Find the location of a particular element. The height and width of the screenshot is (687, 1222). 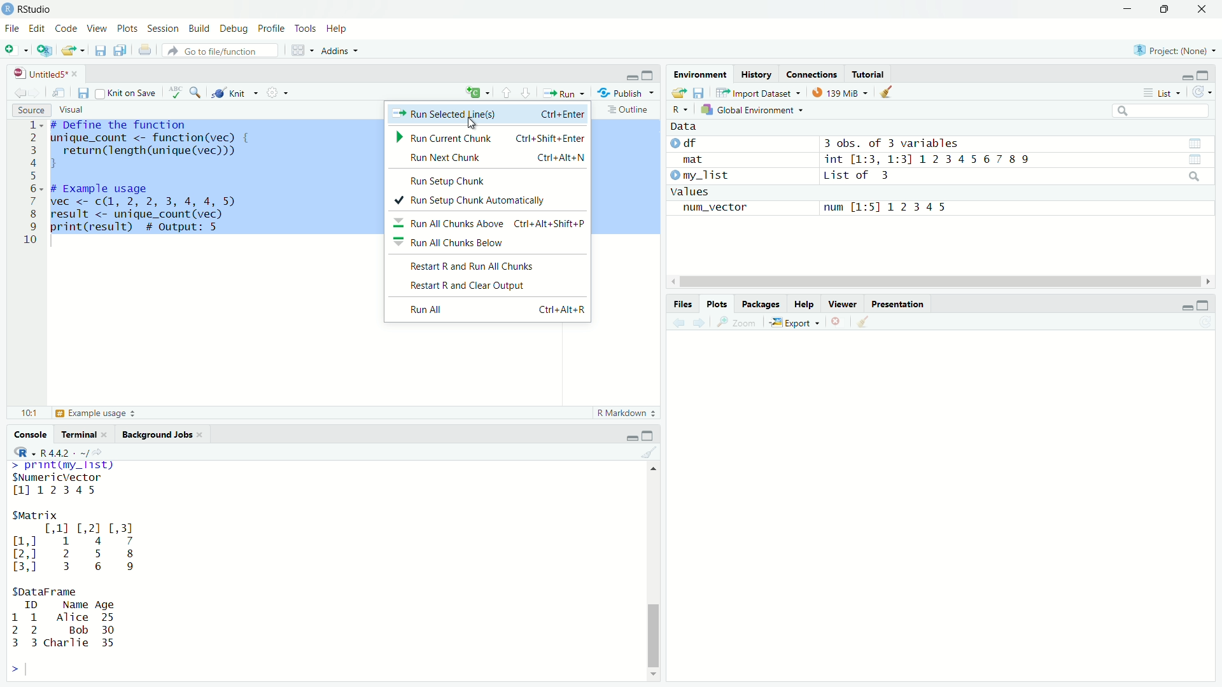

open file is located at coordinates (70, 51).